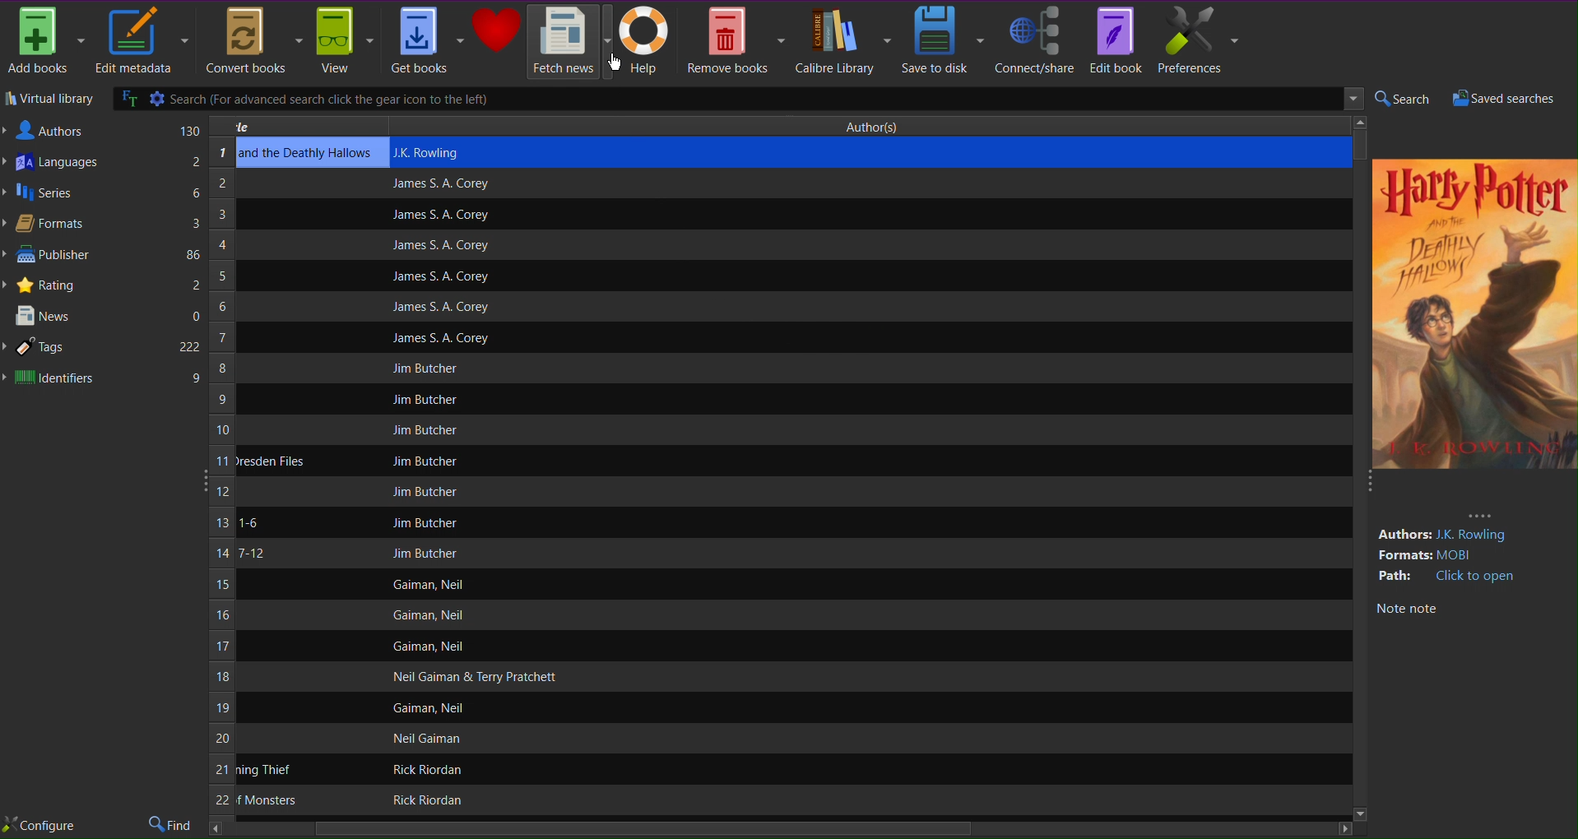  Describe the element at coordinates (421, 769) in the screenshot. I see `Rick Riordan` at that location.